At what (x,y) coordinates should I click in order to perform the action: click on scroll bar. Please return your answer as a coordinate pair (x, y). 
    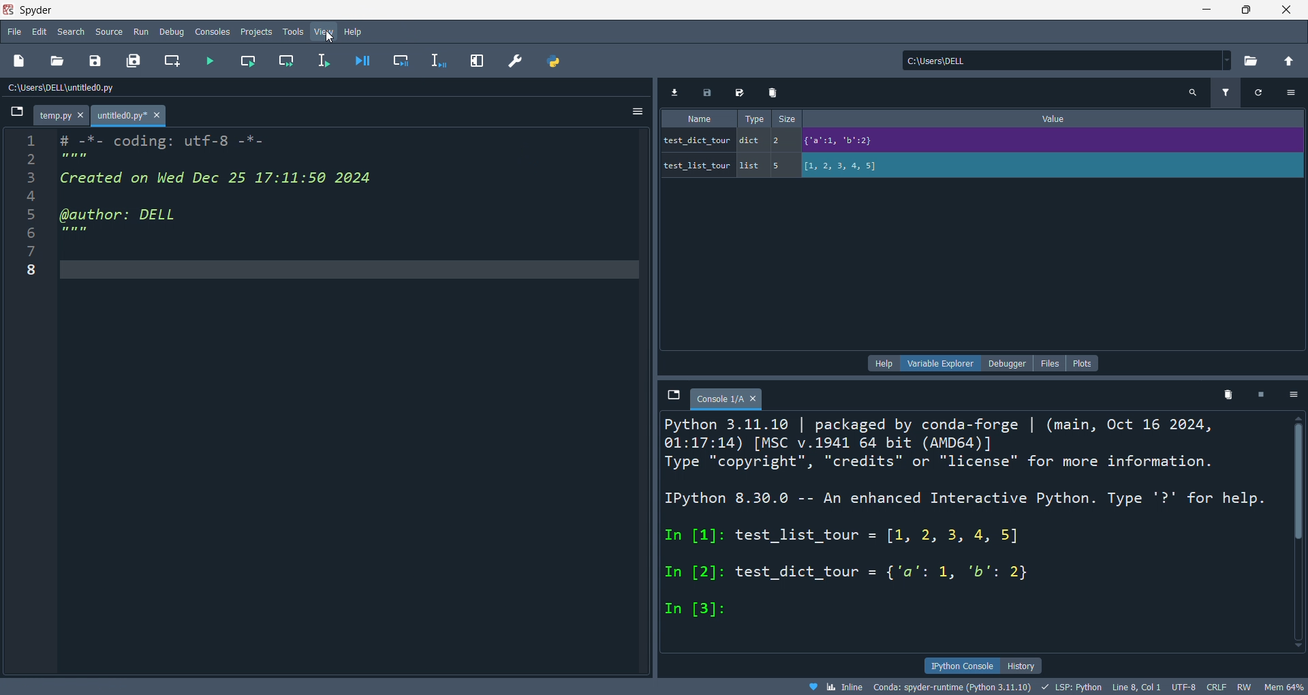
    Looking at the image, I should click on (1293, 529).